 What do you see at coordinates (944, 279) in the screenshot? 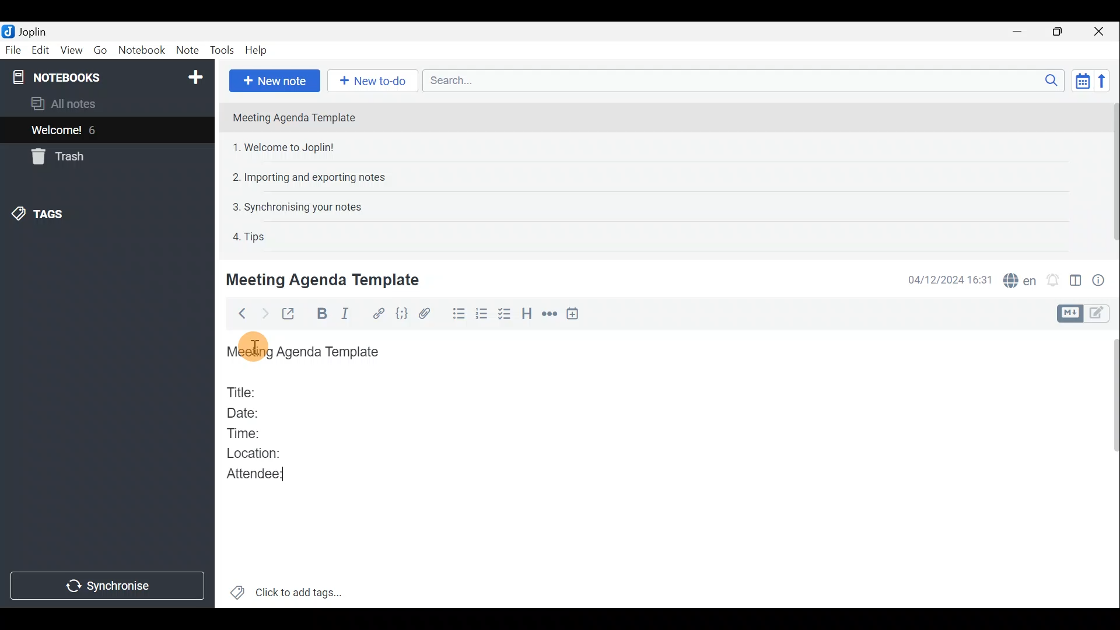
I see `04/12/2024 16:31` at bounding box center [944, 279].